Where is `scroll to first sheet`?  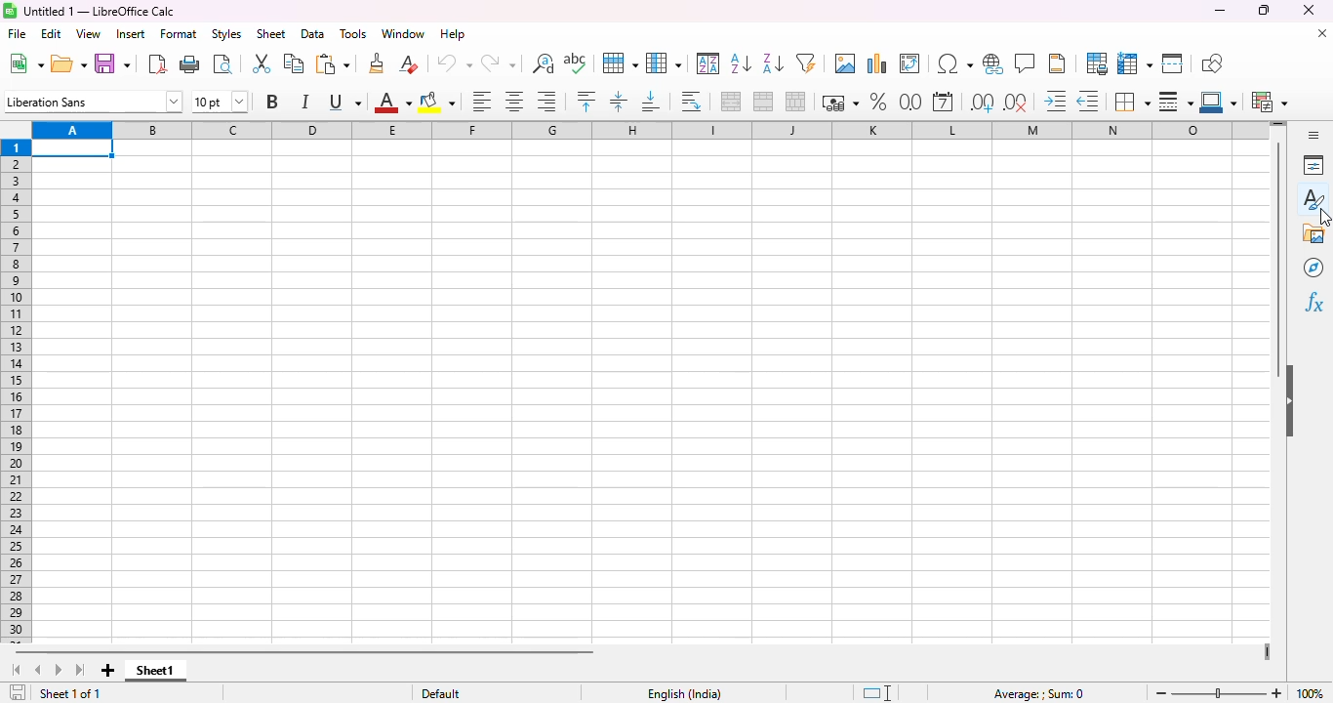 scroll to first sheet is located at coordinates (15, 671).